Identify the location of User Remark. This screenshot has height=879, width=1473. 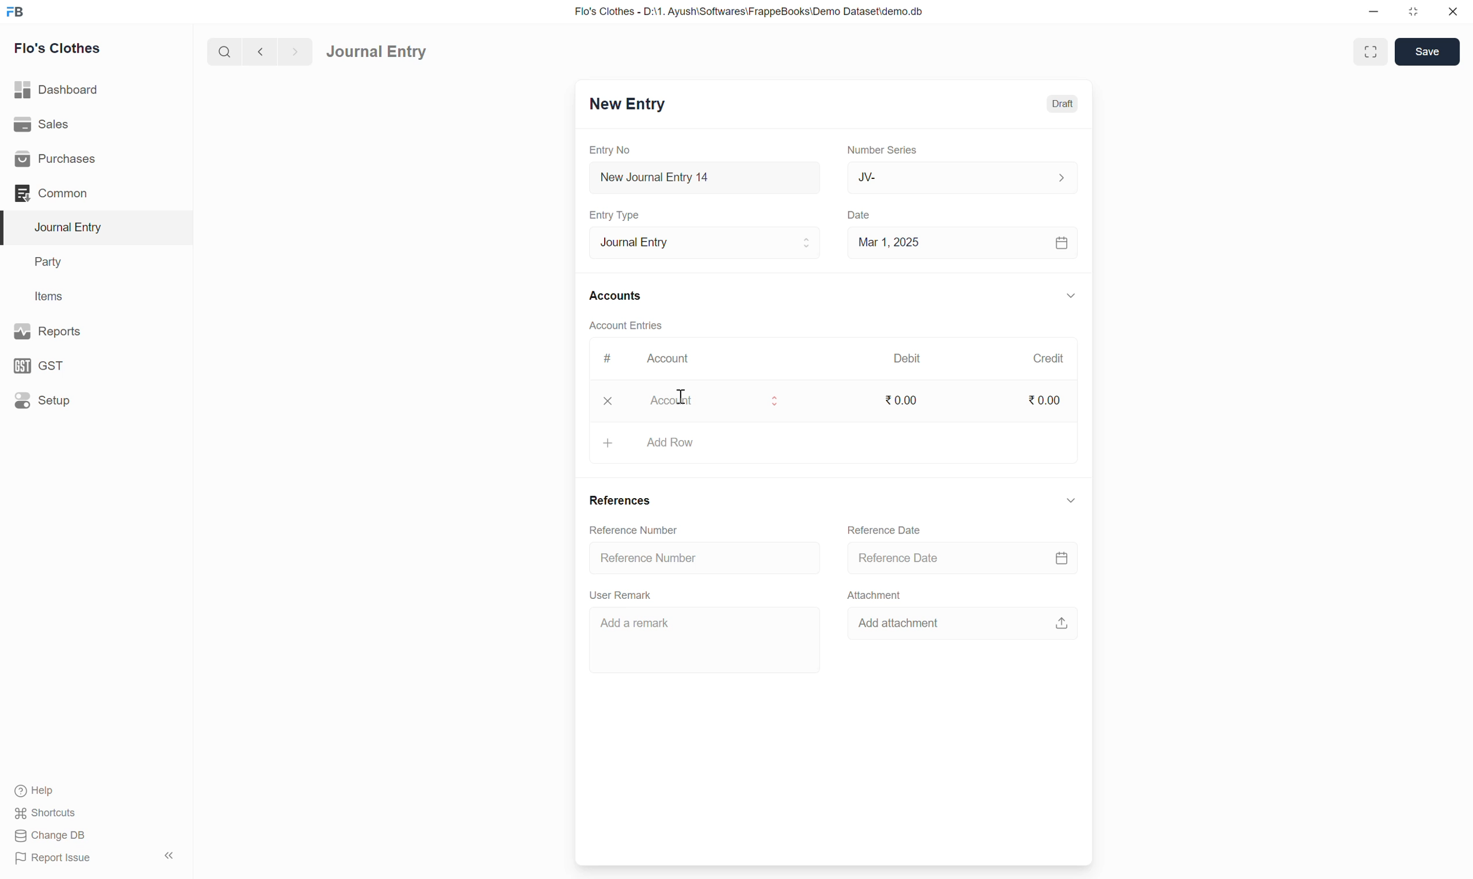
(624, 594).